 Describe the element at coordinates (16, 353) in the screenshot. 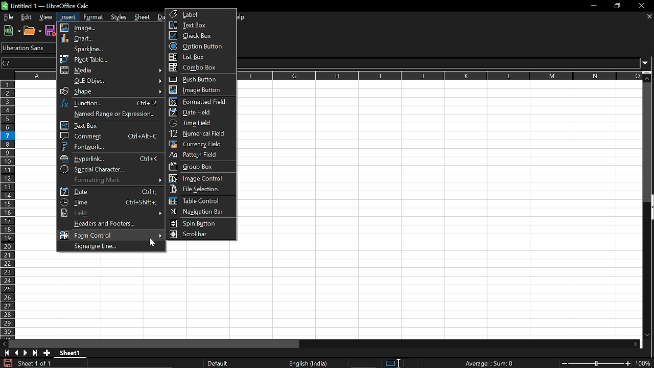

I see `Previous sheet` at that location.